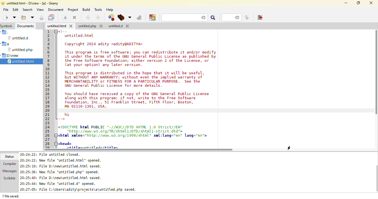 Image resolution: width=378 pixels, height=199 pixels. What do you see at coordinates (295, 148) in the screenshot?
I see `cursor` at bounding box center [295, 148].